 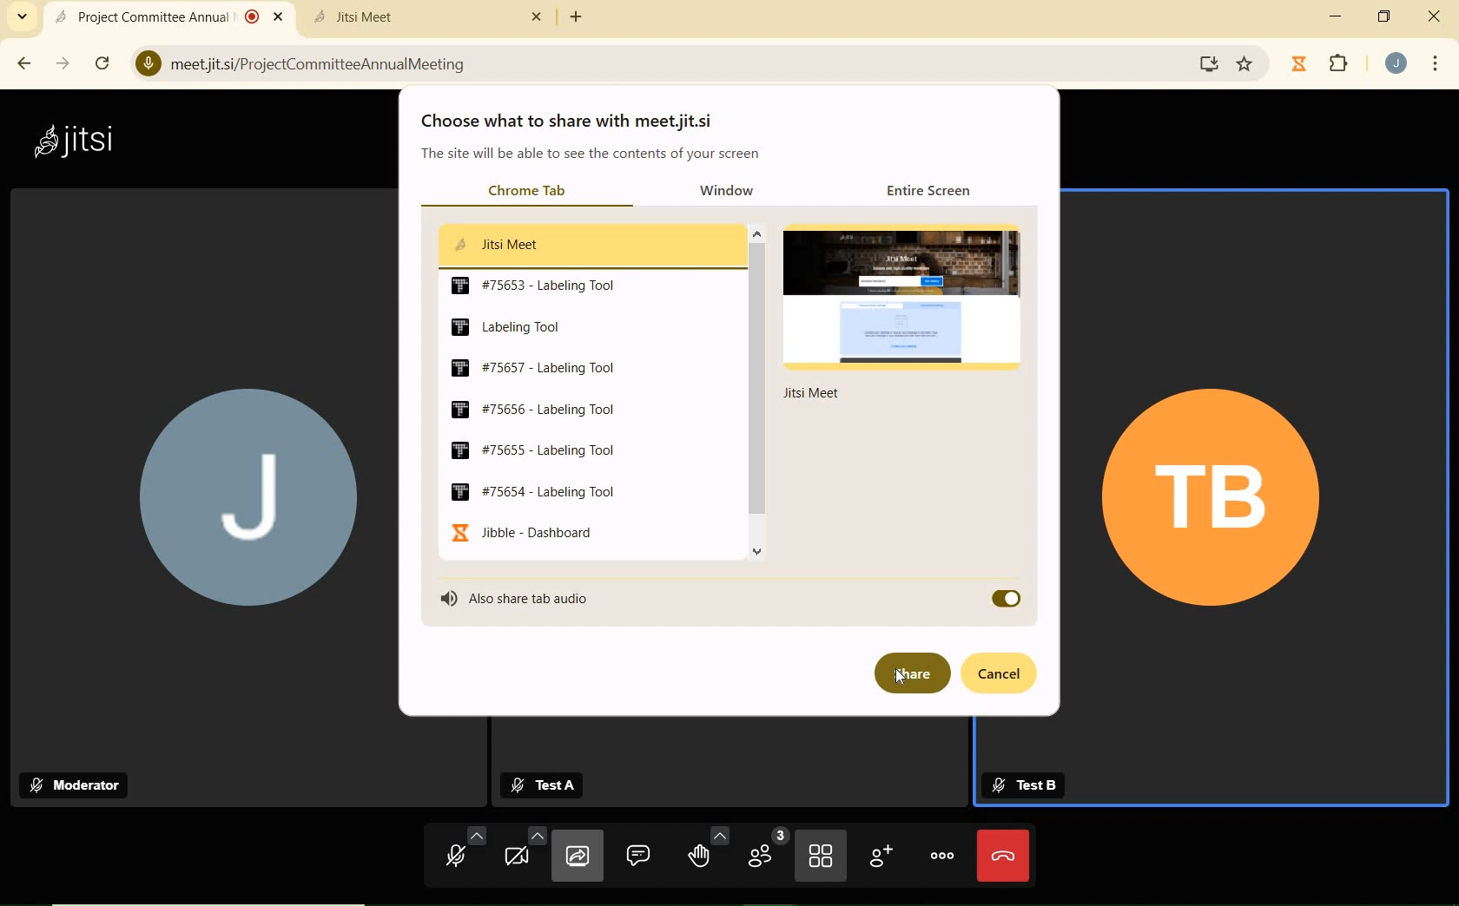 I want to click on minimize, so click(x=1336, y=16).